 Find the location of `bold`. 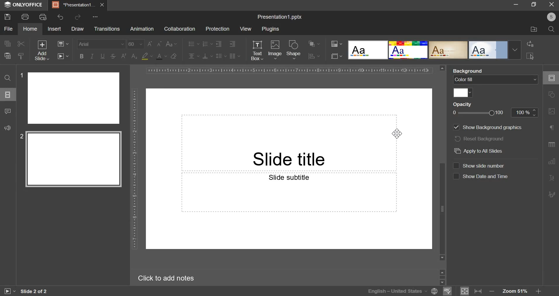

bold is located at coordinates (82, 55).